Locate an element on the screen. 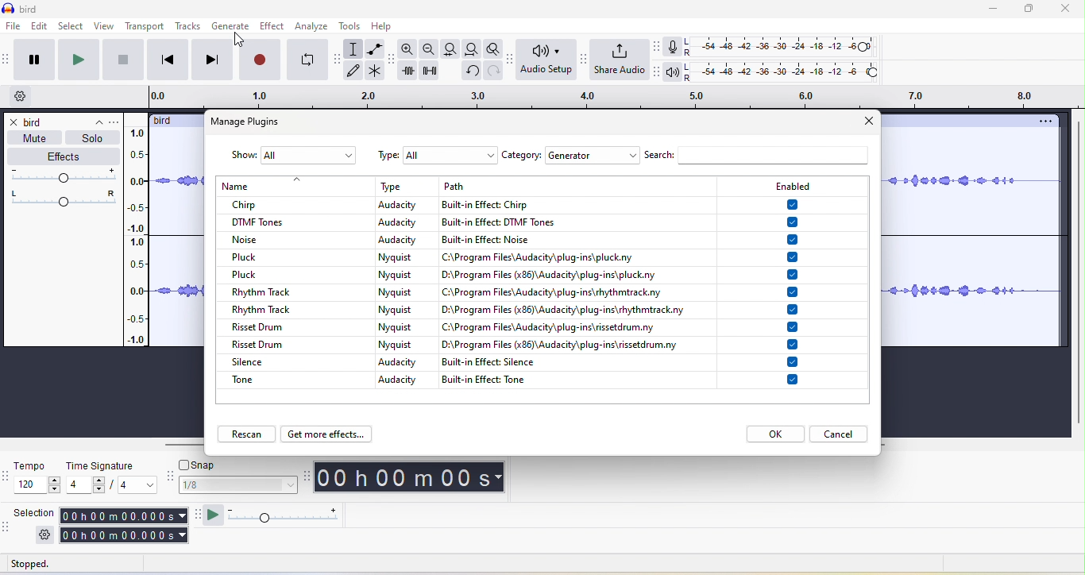 The width and height of the screenshot is (1085, 575). tone is located at coordinates (264, 379).